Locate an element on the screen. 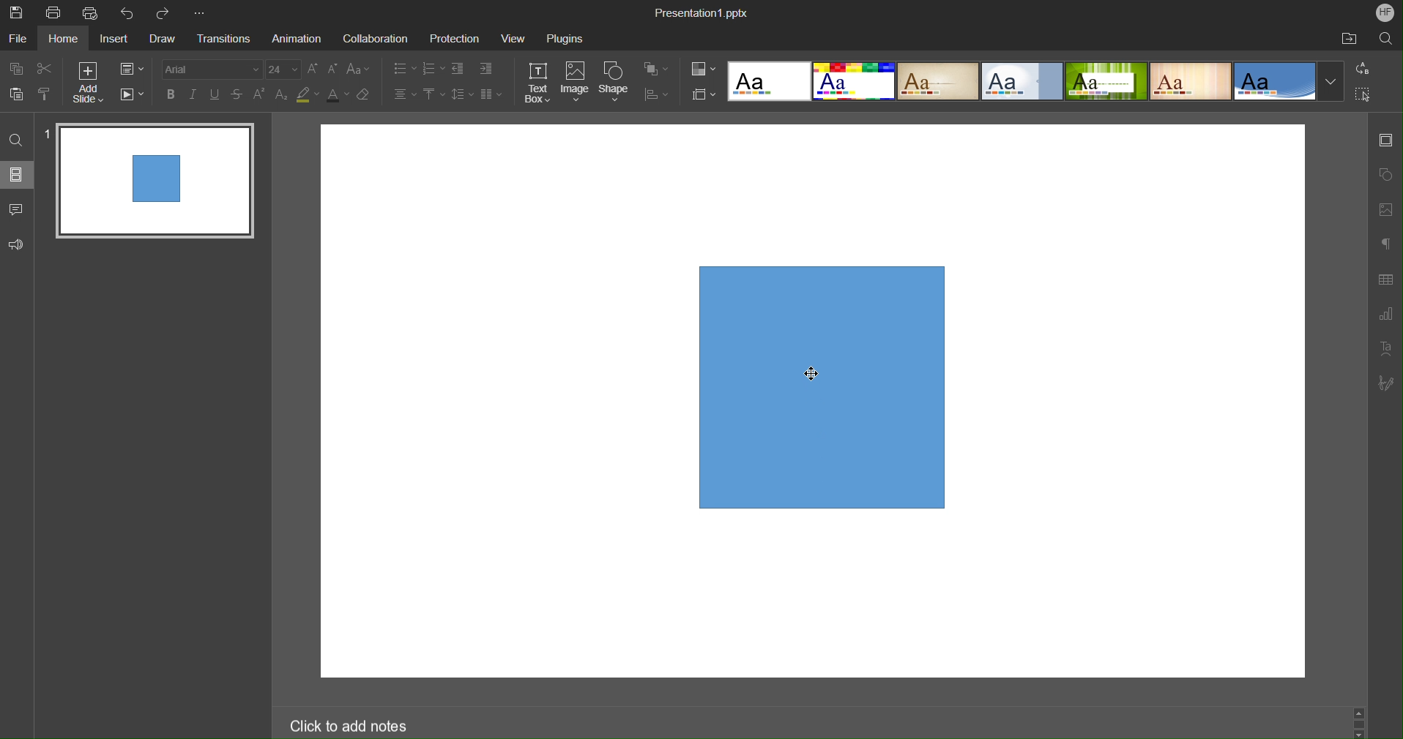 The height and width of the screenshot is (739, 1403). File is located at coordinates (18, 37).